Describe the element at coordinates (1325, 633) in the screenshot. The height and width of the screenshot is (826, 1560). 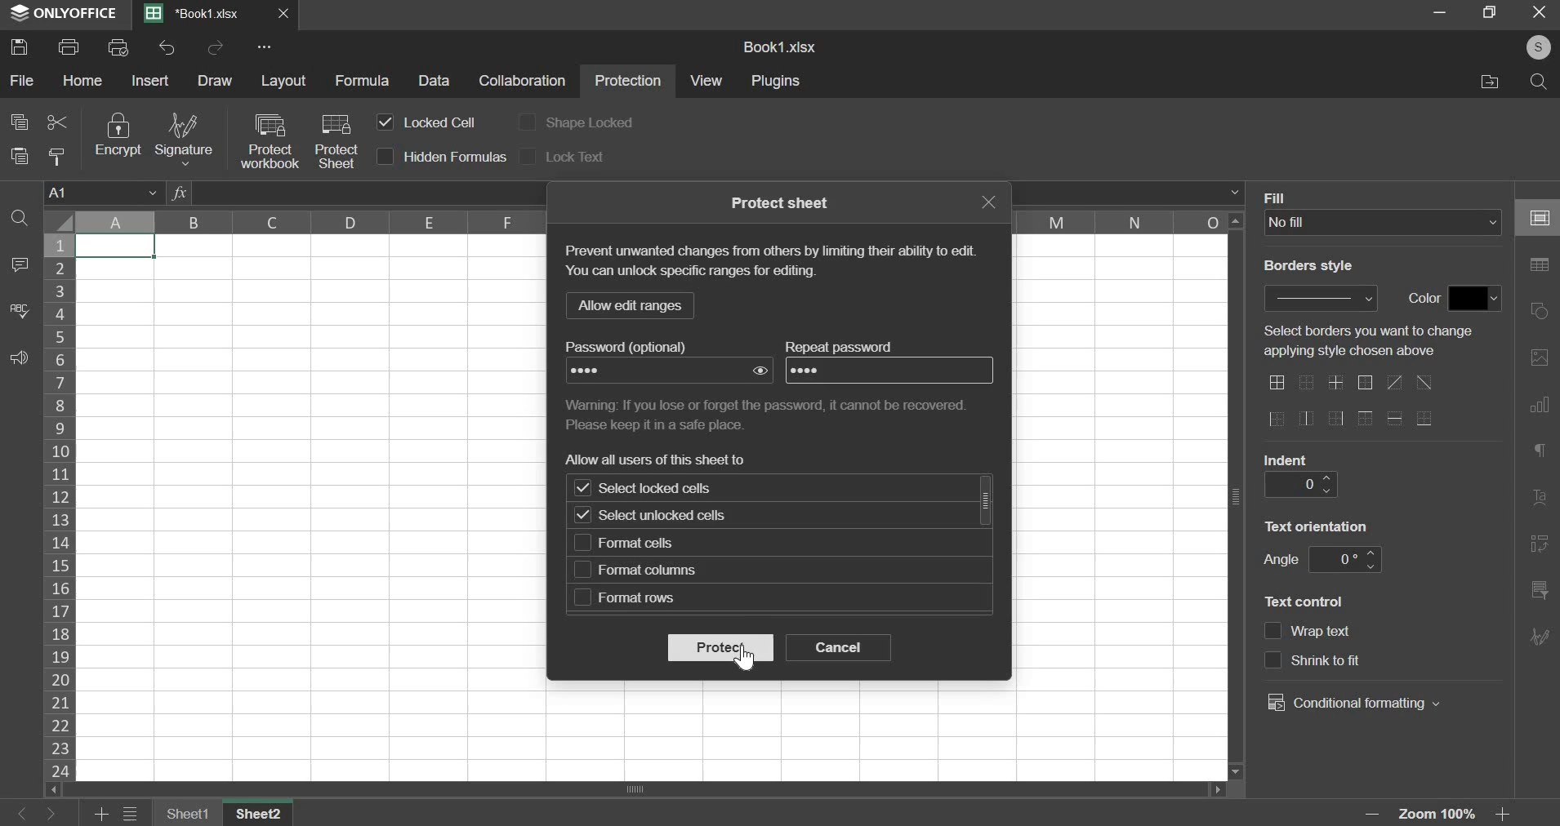
I see `text control` at that location.